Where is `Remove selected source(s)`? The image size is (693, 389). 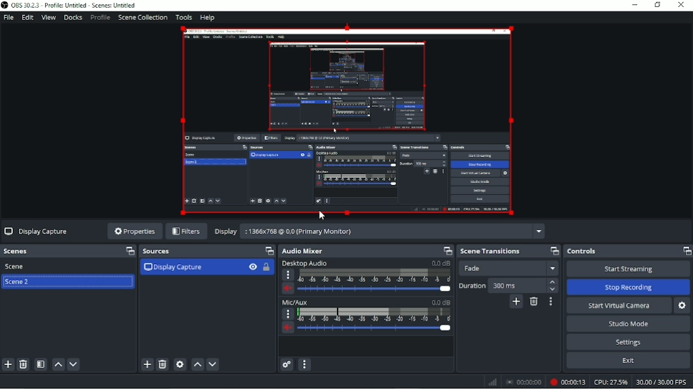 Remove selected source(s) is located at coordinates (162, 365).